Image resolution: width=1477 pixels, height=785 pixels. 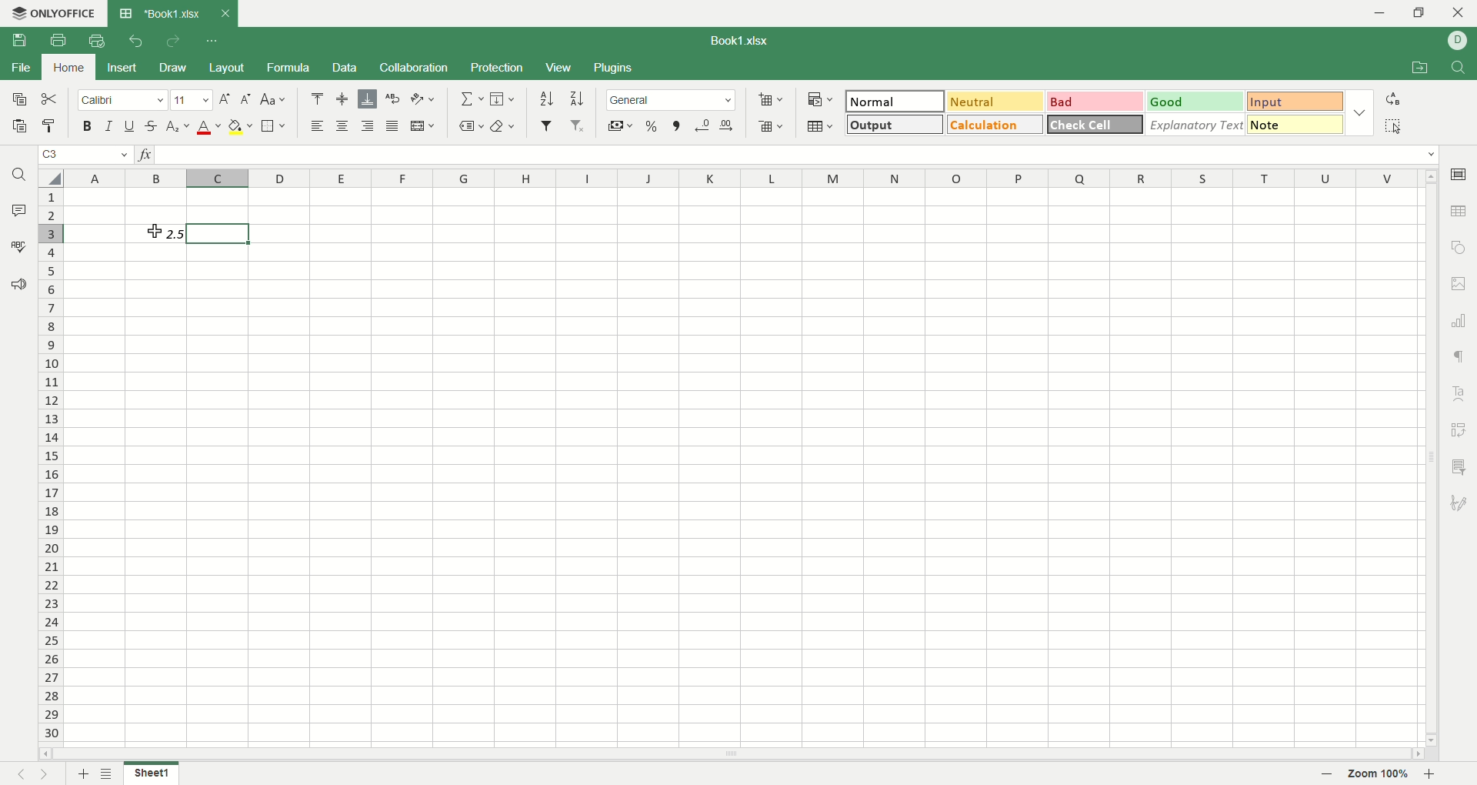 I want to click on username, so click(x=1459, y=41).